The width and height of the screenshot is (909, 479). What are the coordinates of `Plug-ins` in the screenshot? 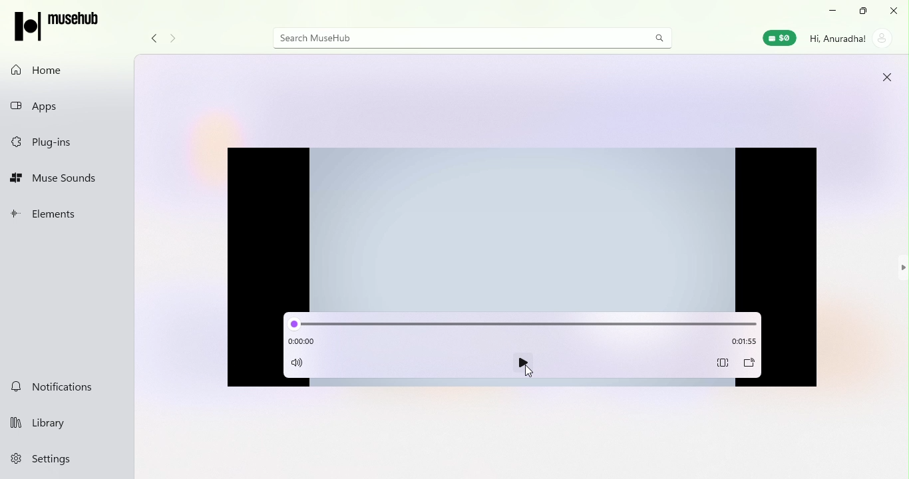 It's located at (67, 142).